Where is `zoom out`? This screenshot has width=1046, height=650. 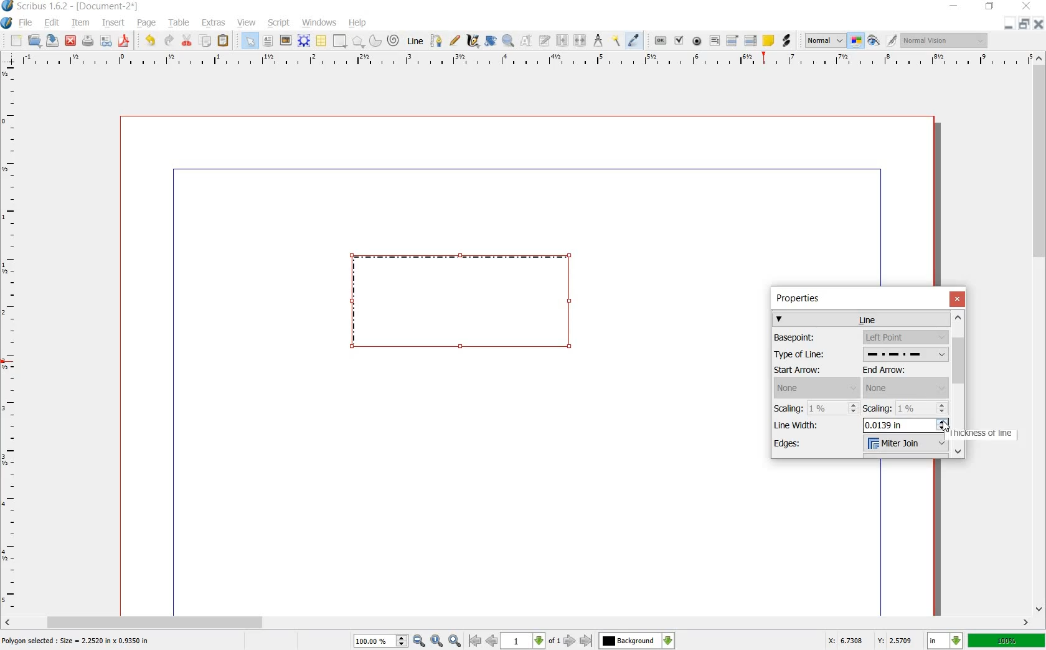
zoom out is located at coordinates (419, 641).